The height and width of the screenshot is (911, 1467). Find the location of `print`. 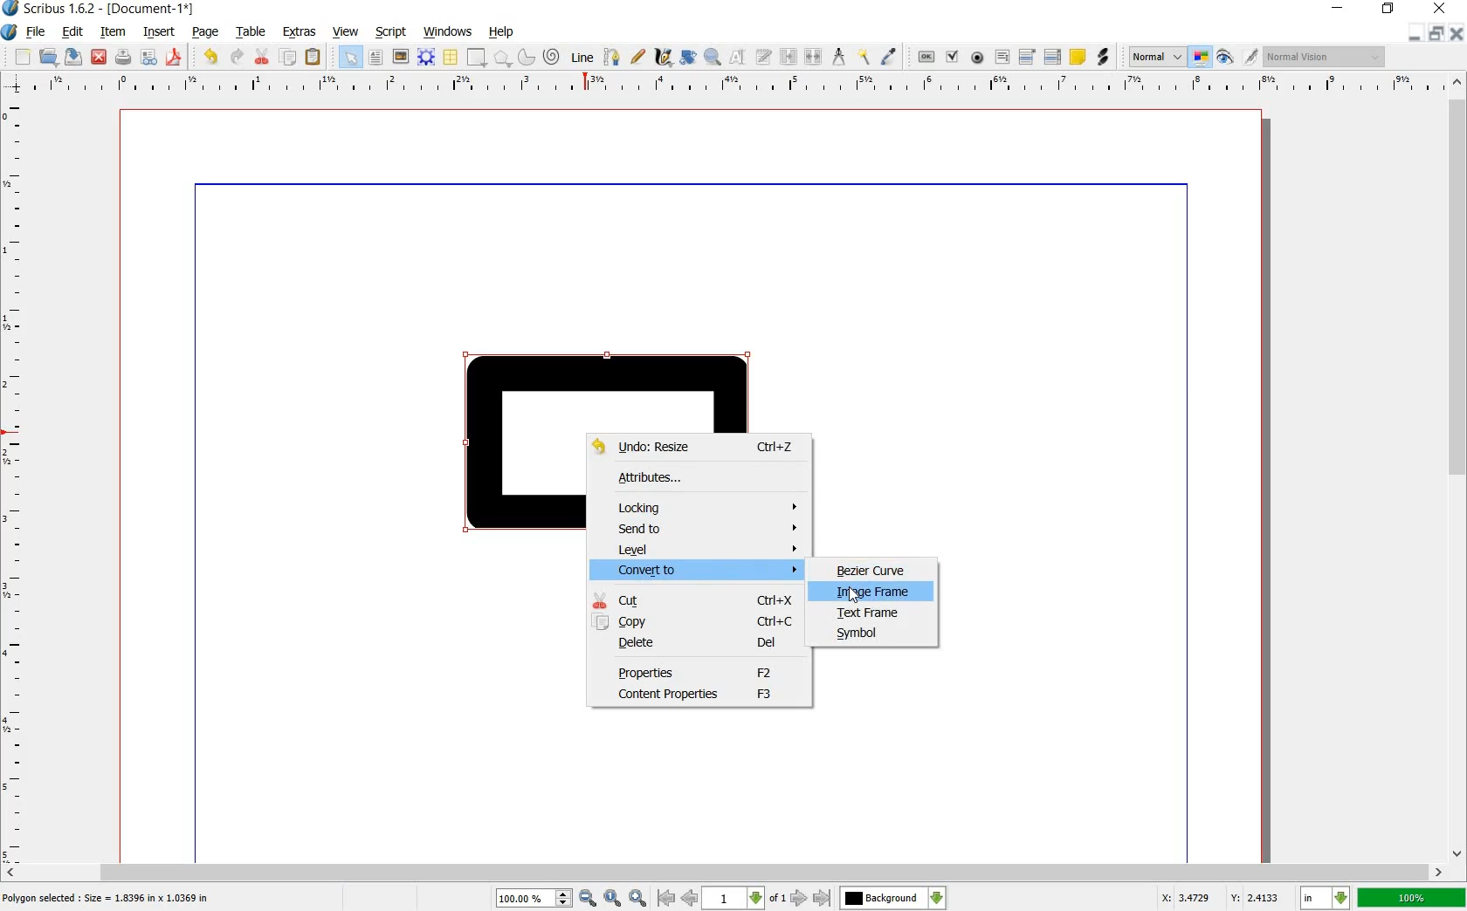

print is located at coordinates (123, 58).